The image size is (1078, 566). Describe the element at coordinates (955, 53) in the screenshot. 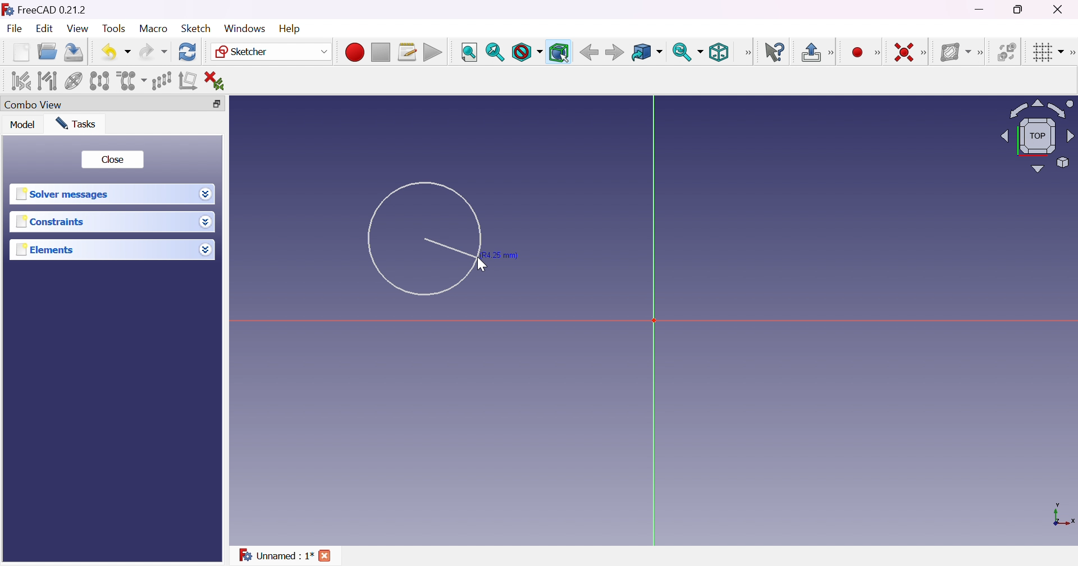

I see `Show/hide B-spline information layer` at that location.